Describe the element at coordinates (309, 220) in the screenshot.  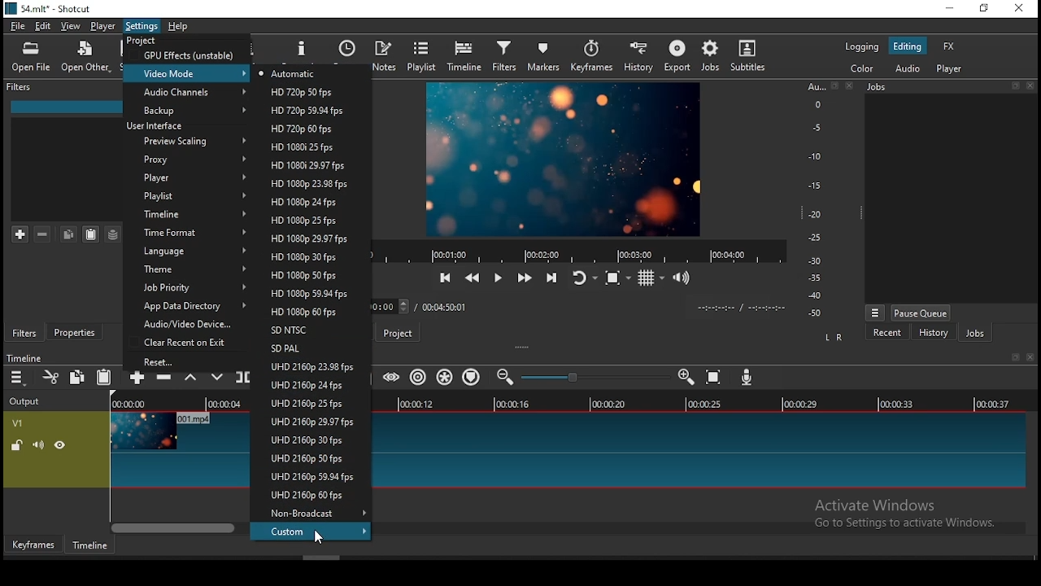
I see `resolution option` at that location.